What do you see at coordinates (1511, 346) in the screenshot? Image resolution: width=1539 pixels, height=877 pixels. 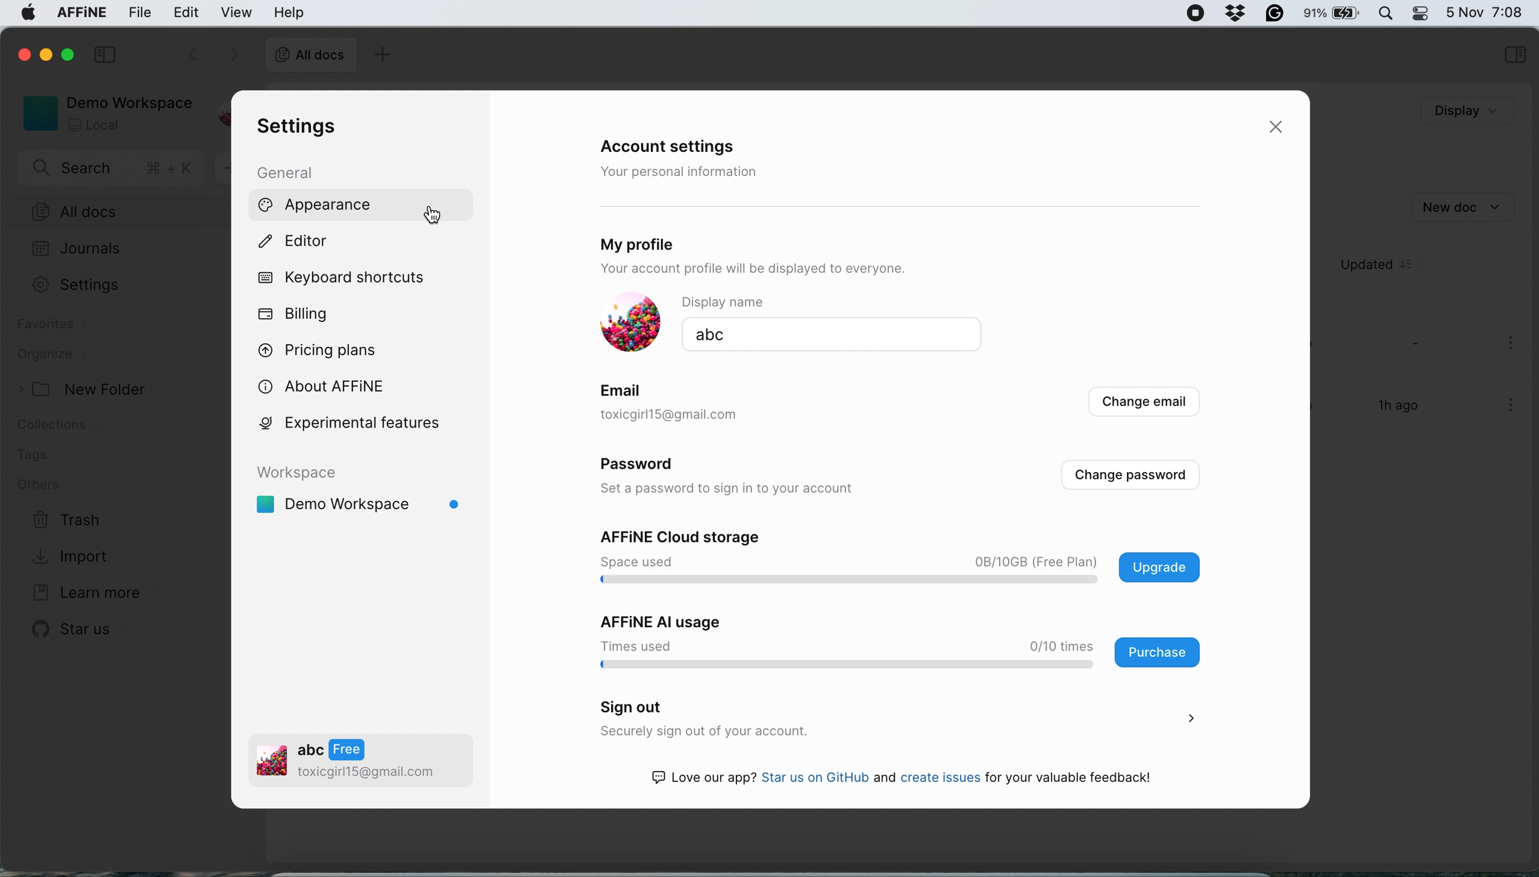 I see `more options` at bounding box center [1511, 346].